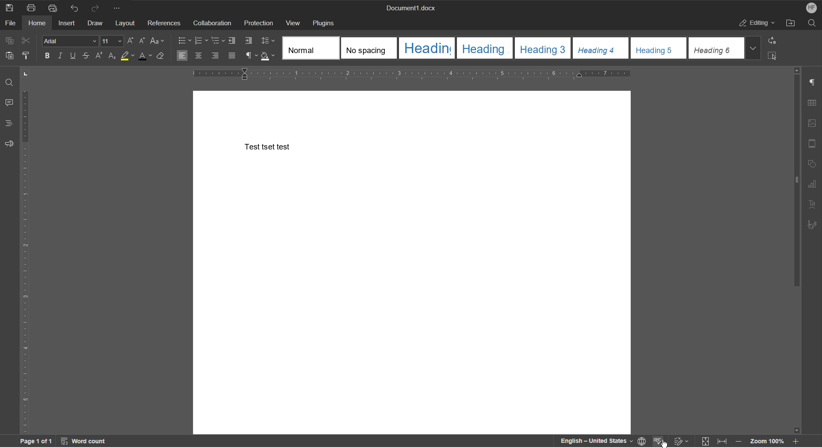 This screenshot has width=822, height=448. Describe the element at coordinates (113, 56) in the screenshot. I see `Subscript` at that location.